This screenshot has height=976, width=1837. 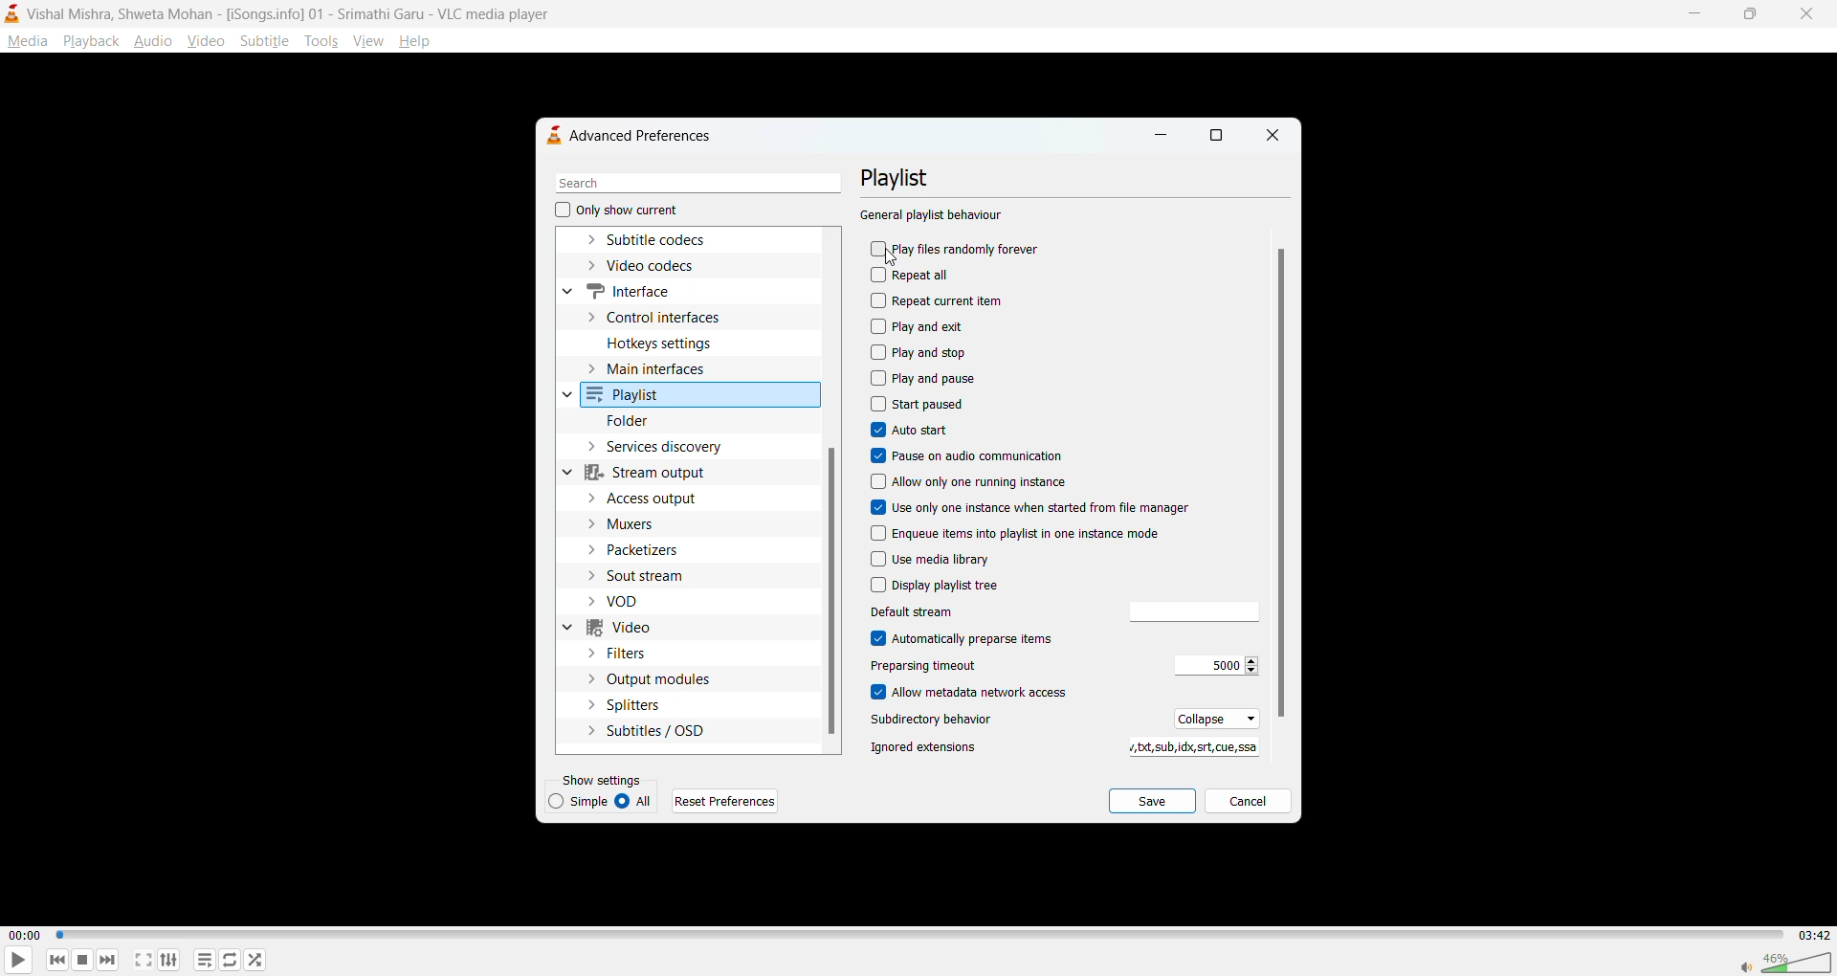 What do you see at coordinates (651, 498) in the screenshot?
I see `access output` at bounding box center [651, 498].